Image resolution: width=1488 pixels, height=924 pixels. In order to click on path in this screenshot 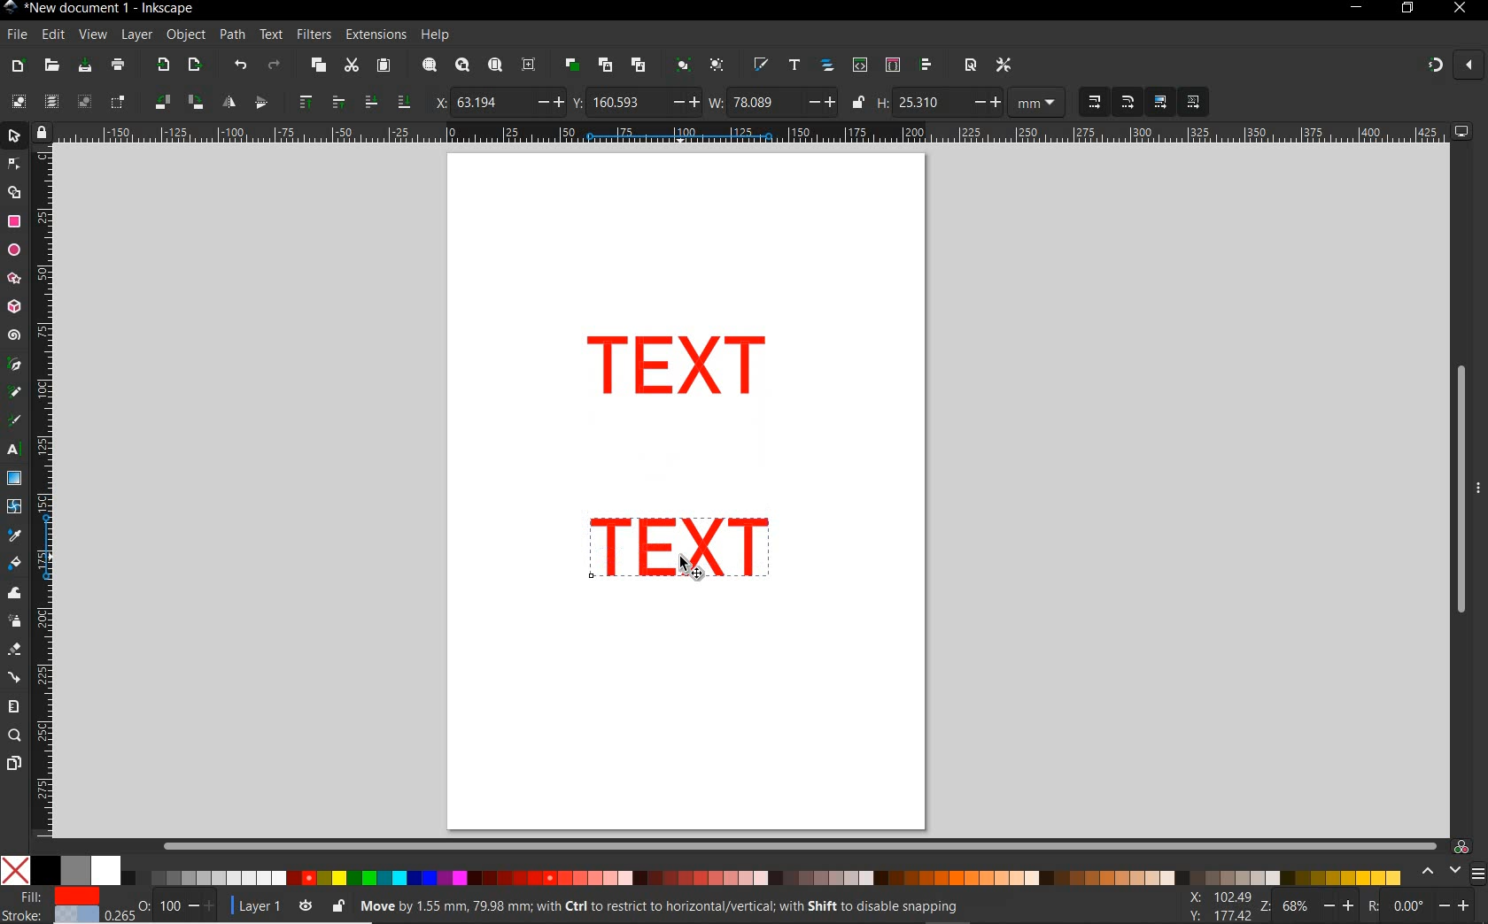, I will do `click(232, 35)`.